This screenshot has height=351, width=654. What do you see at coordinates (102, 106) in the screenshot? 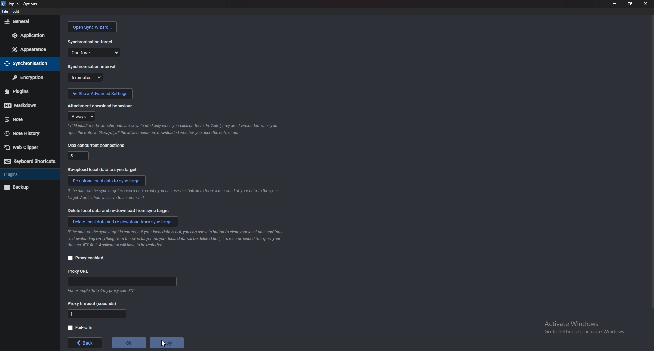
I see `attachment doownload behaviour` at bounding box center [102, 106].